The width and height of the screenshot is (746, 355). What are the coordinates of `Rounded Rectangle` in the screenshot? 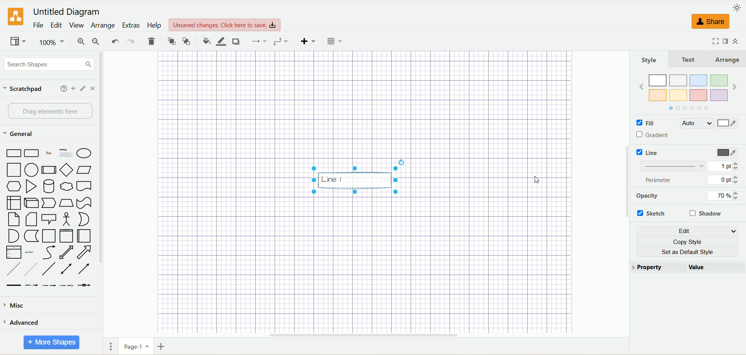 It's located at (33, 153).